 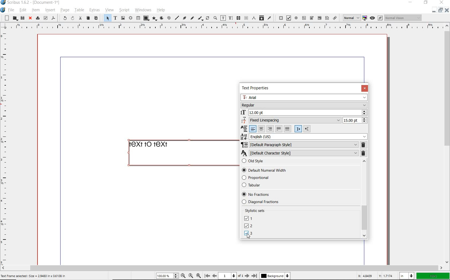 I want to click on file, so click(x=11, y=10).